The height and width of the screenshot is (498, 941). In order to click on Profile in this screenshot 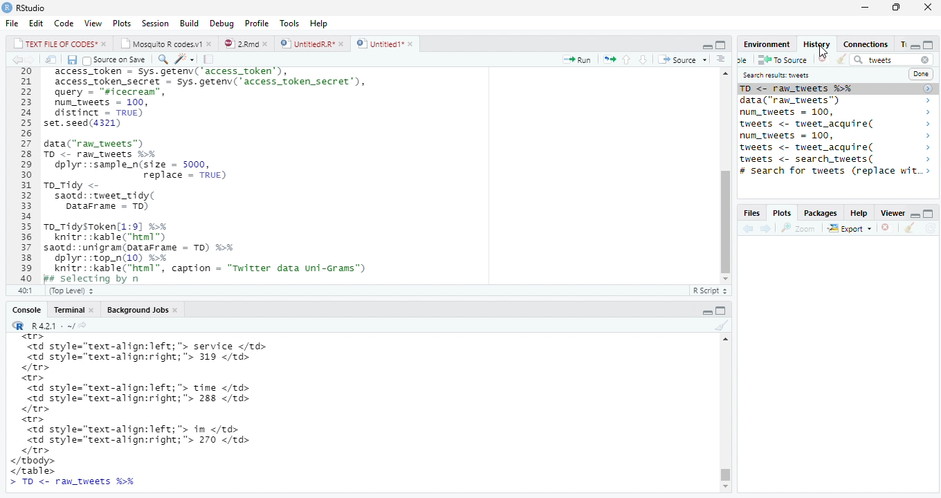, I will do `click(257, 22)`.